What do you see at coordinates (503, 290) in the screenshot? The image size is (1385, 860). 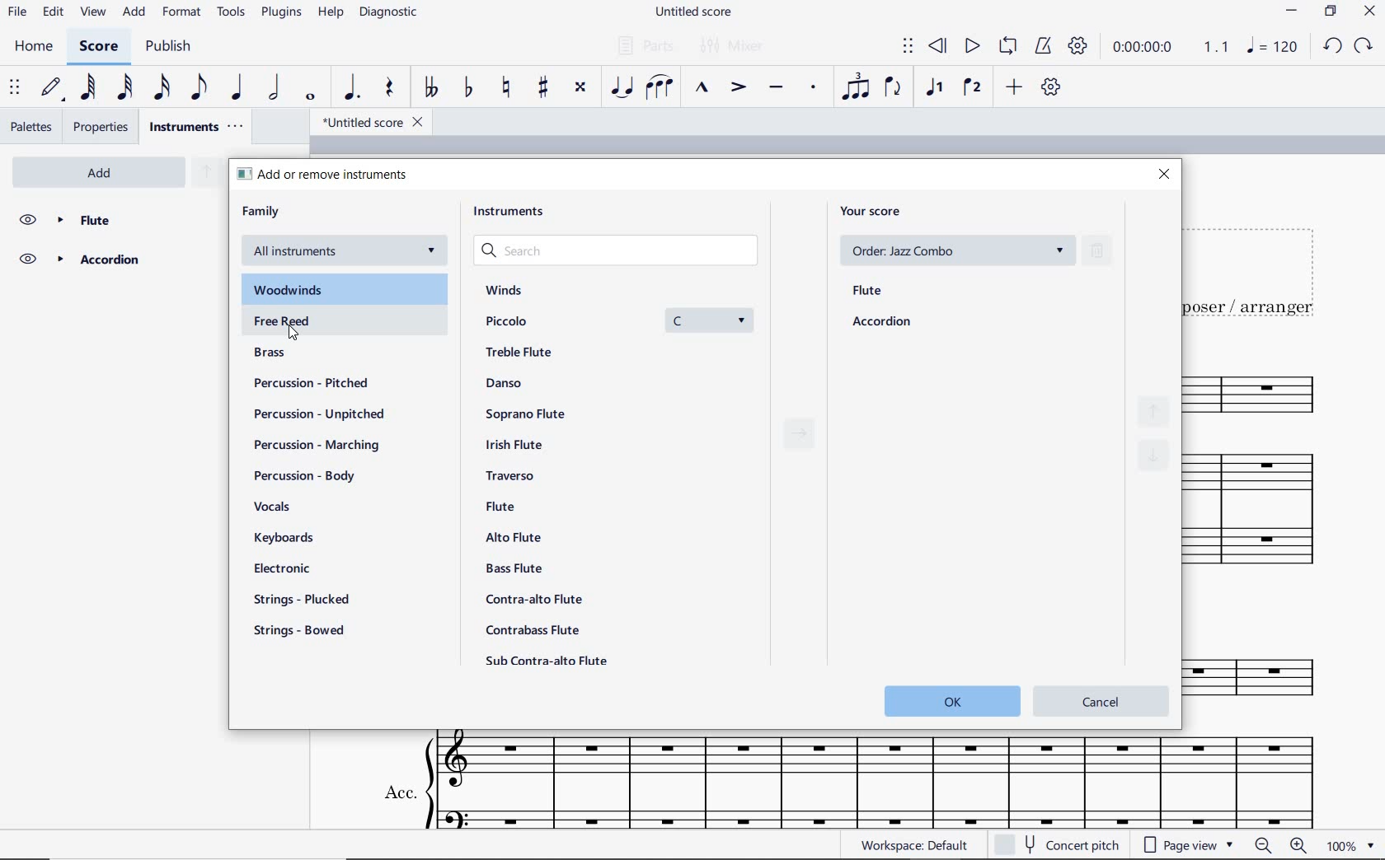 I see `winds` at bounding box center [503, 290].